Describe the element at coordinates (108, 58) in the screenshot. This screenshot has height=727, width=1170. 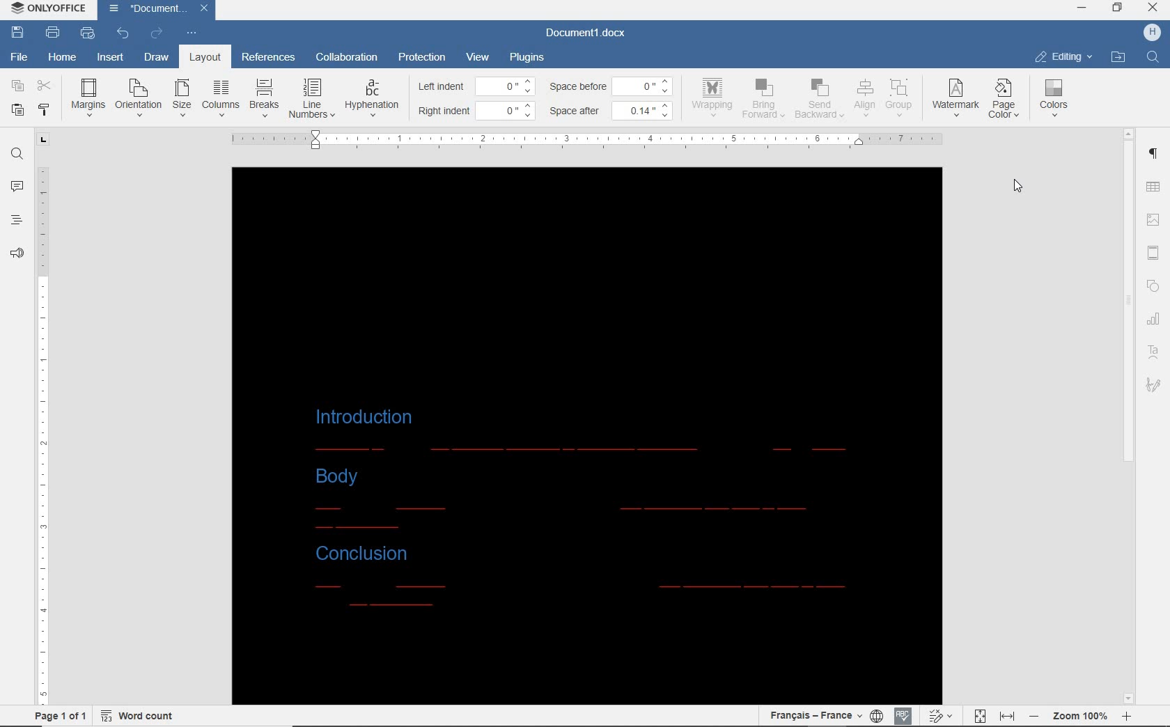
I see `insert` at that location.